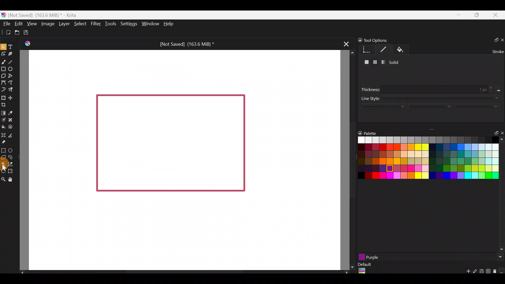 Image resolution: width=505 pixels, height=284 pixels. What do you see at coordinates (481, 271) in the screenshot?
I see `Save palette explicitly` at bounding box center [481, 271].